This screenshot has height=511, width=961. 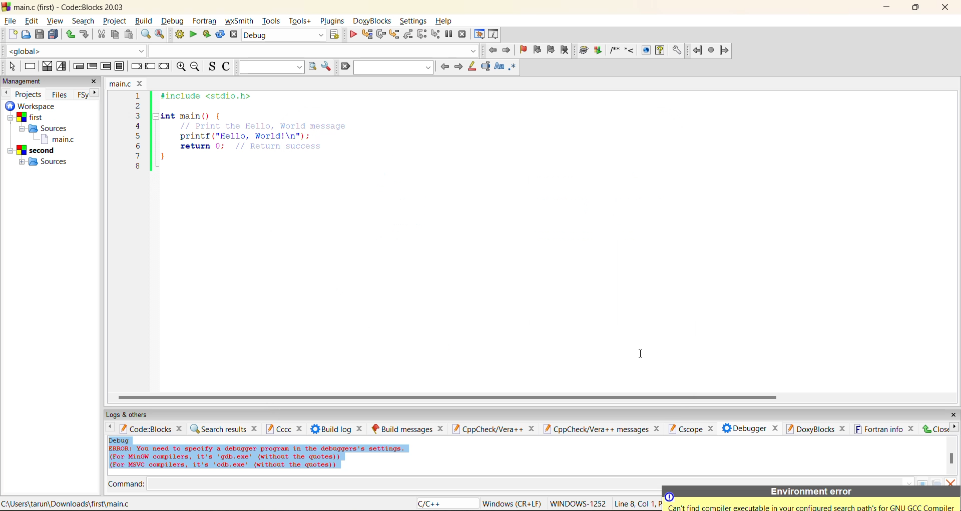 I want to click on open, so click(x=27, y=34).